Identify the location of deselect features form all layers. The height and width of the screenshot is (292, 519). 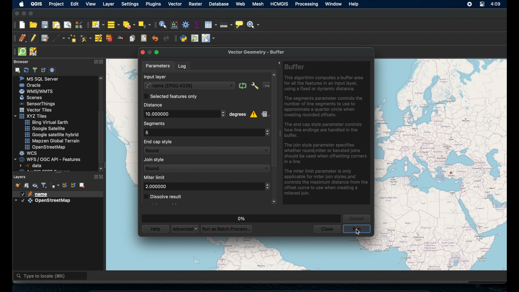
(129, 25).